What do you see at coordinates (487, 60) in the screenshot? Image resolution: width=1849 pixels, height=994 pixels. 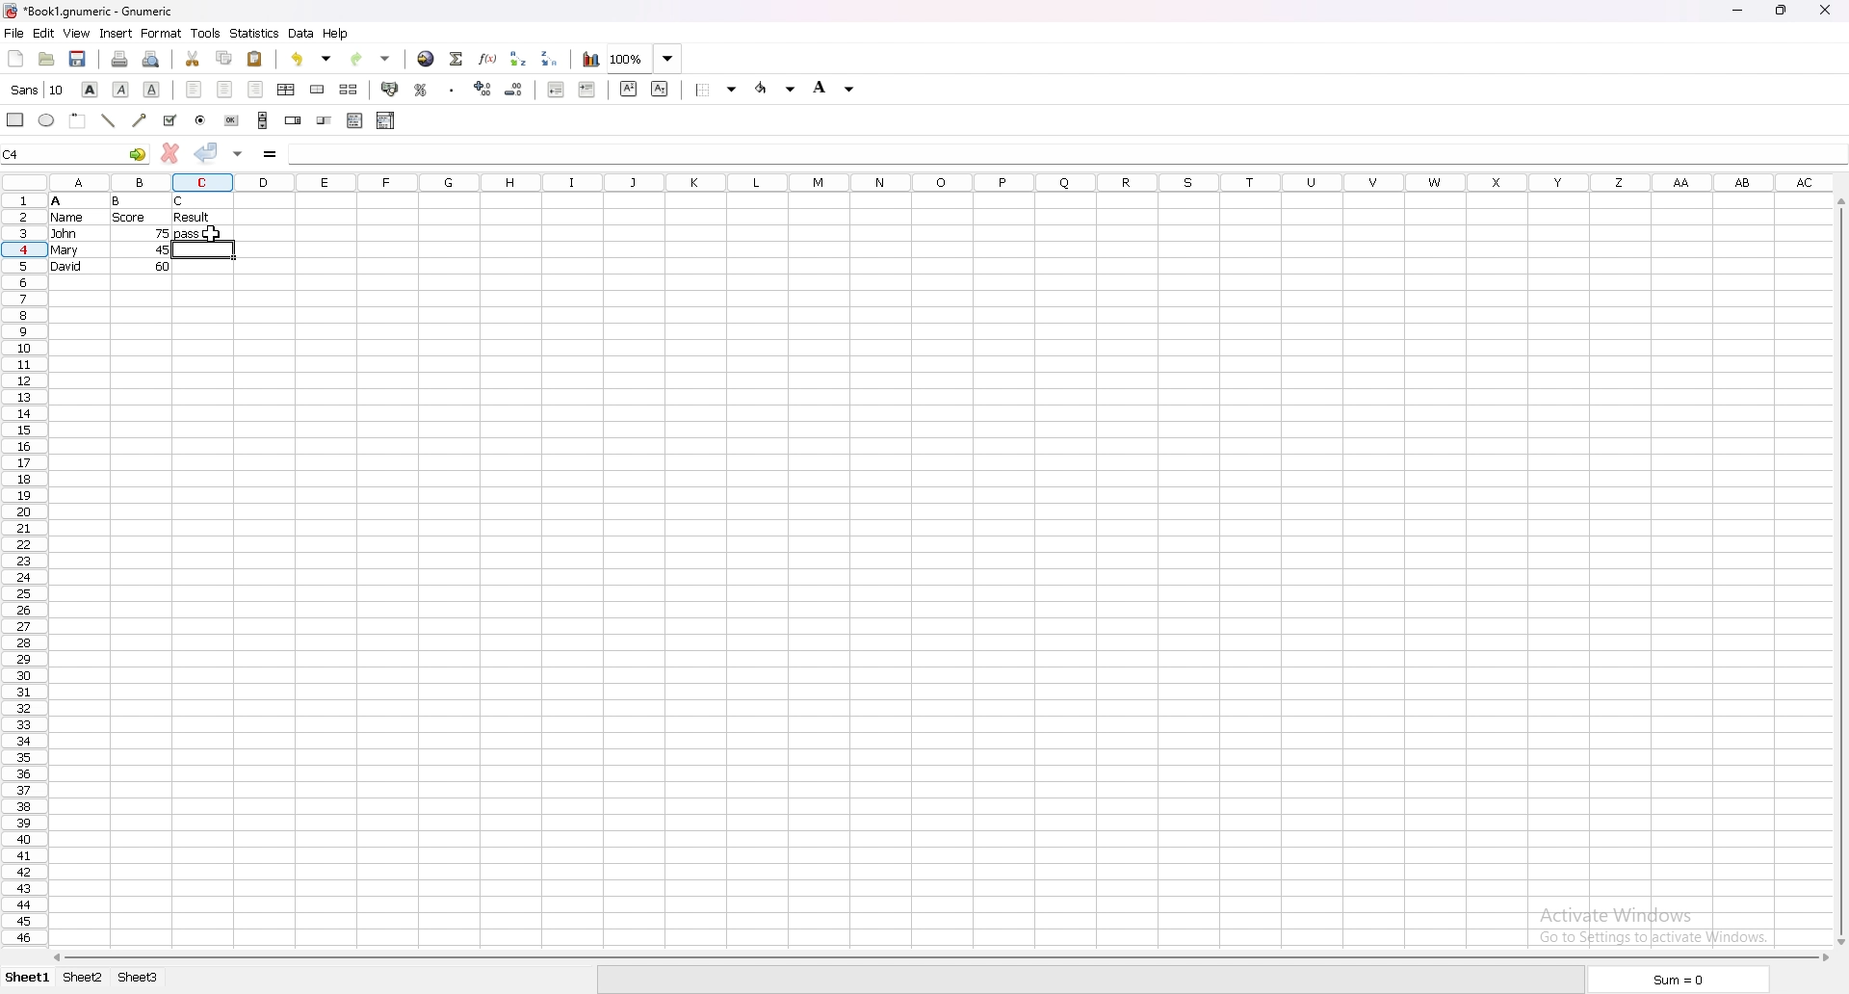 I see `function` at bounding box center [487, 60].